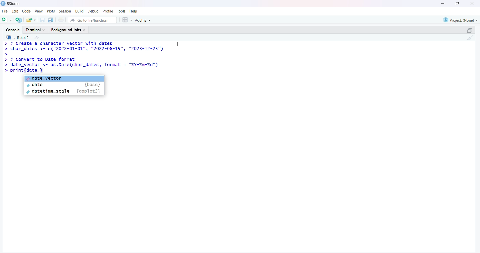 The image size is (480, 253). What do you see at coordinates (459, 19) in the screenshot?
I see `Project (Note)` at bounding box center [459, 19].